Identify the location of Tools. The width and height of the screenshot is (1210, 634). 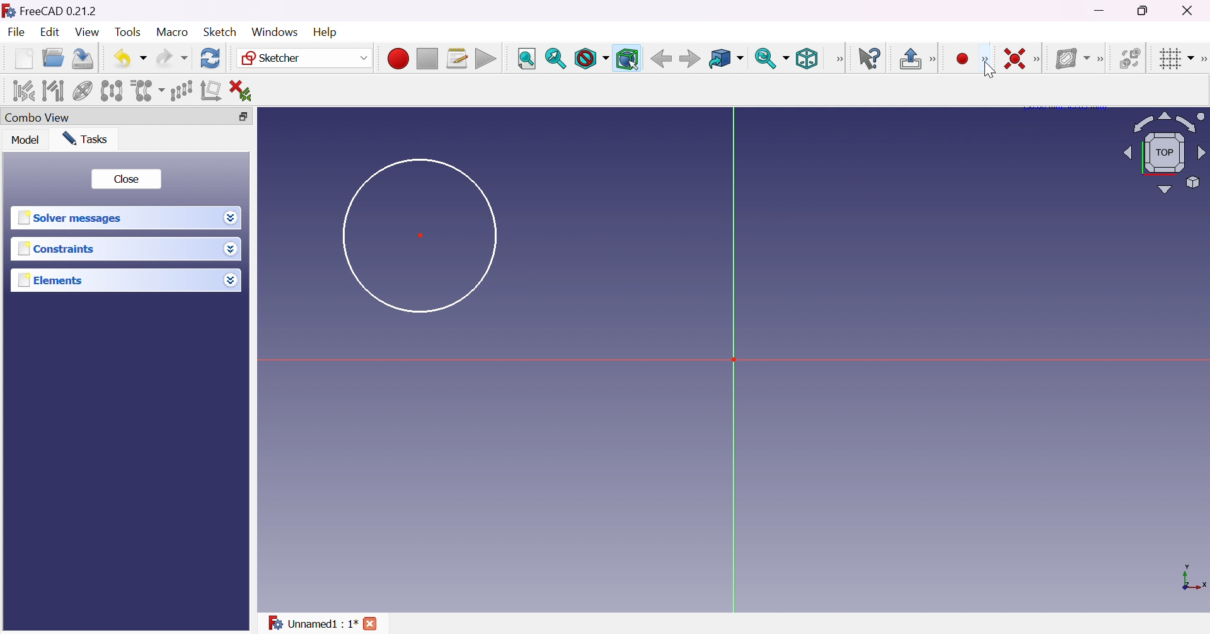
(129, 32).